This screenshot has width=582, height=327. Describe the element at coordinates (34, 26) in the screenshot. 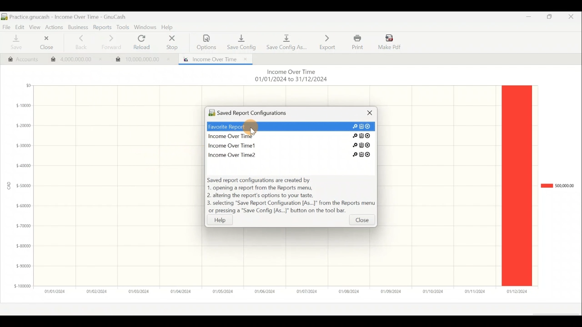

I see `View` at that location.